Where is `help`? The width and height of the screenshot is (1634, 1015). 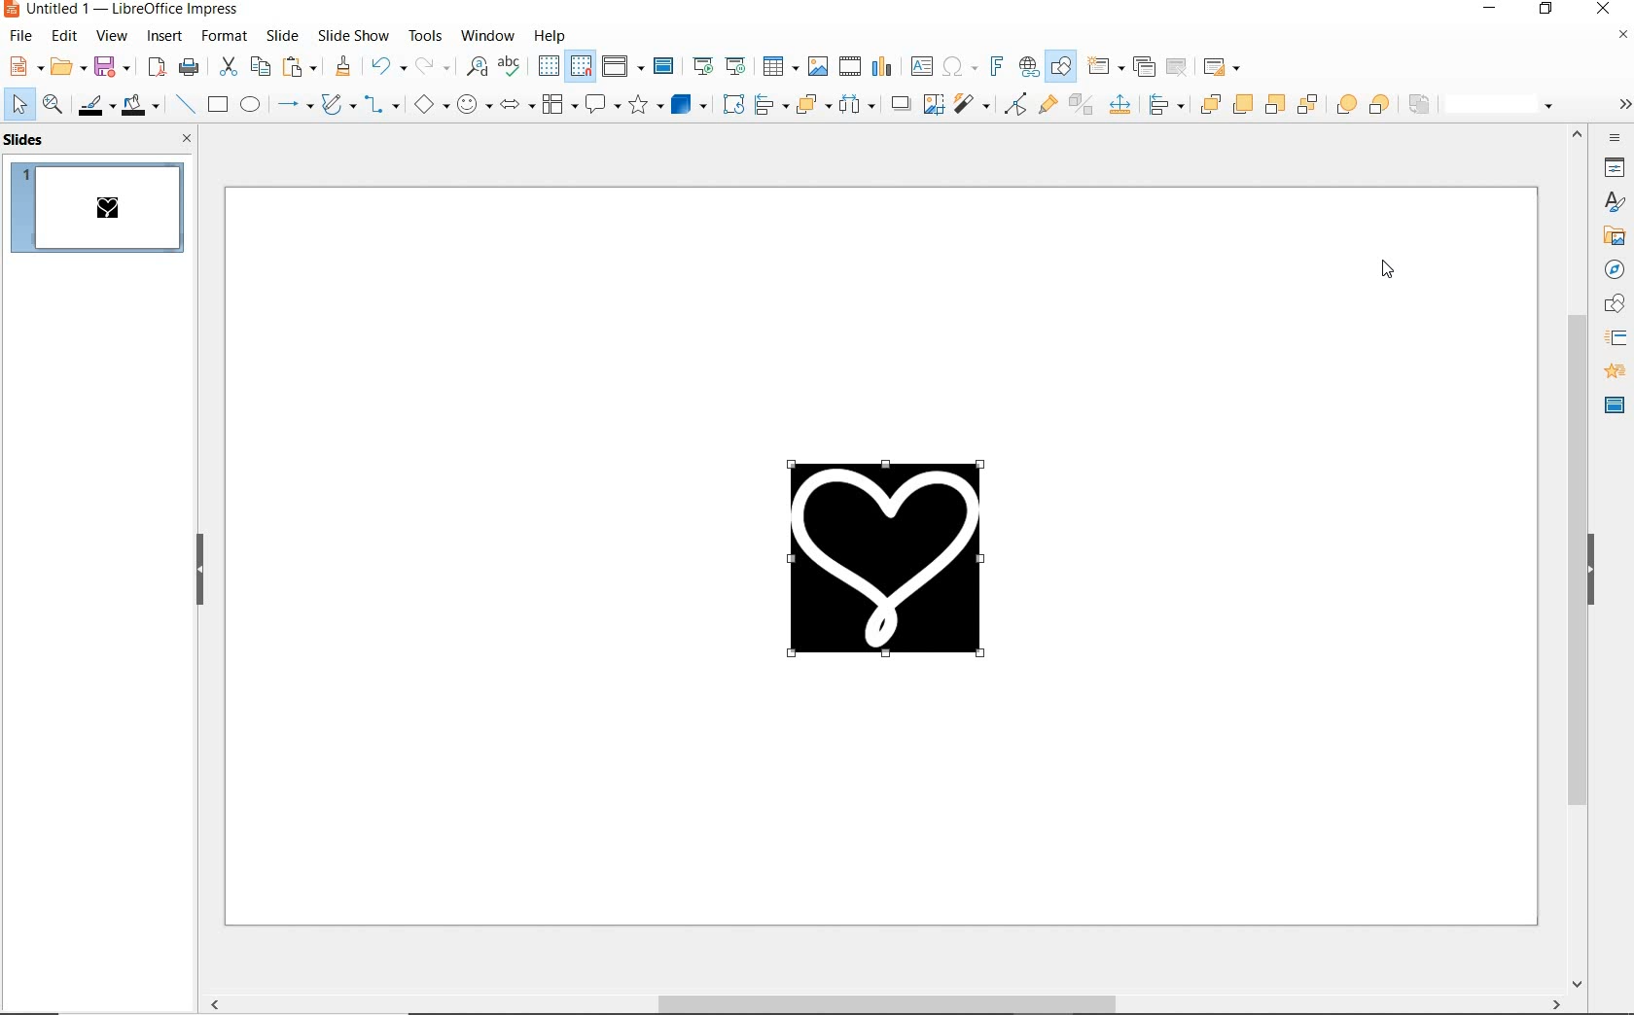
help is located at coordinates (549, 38).